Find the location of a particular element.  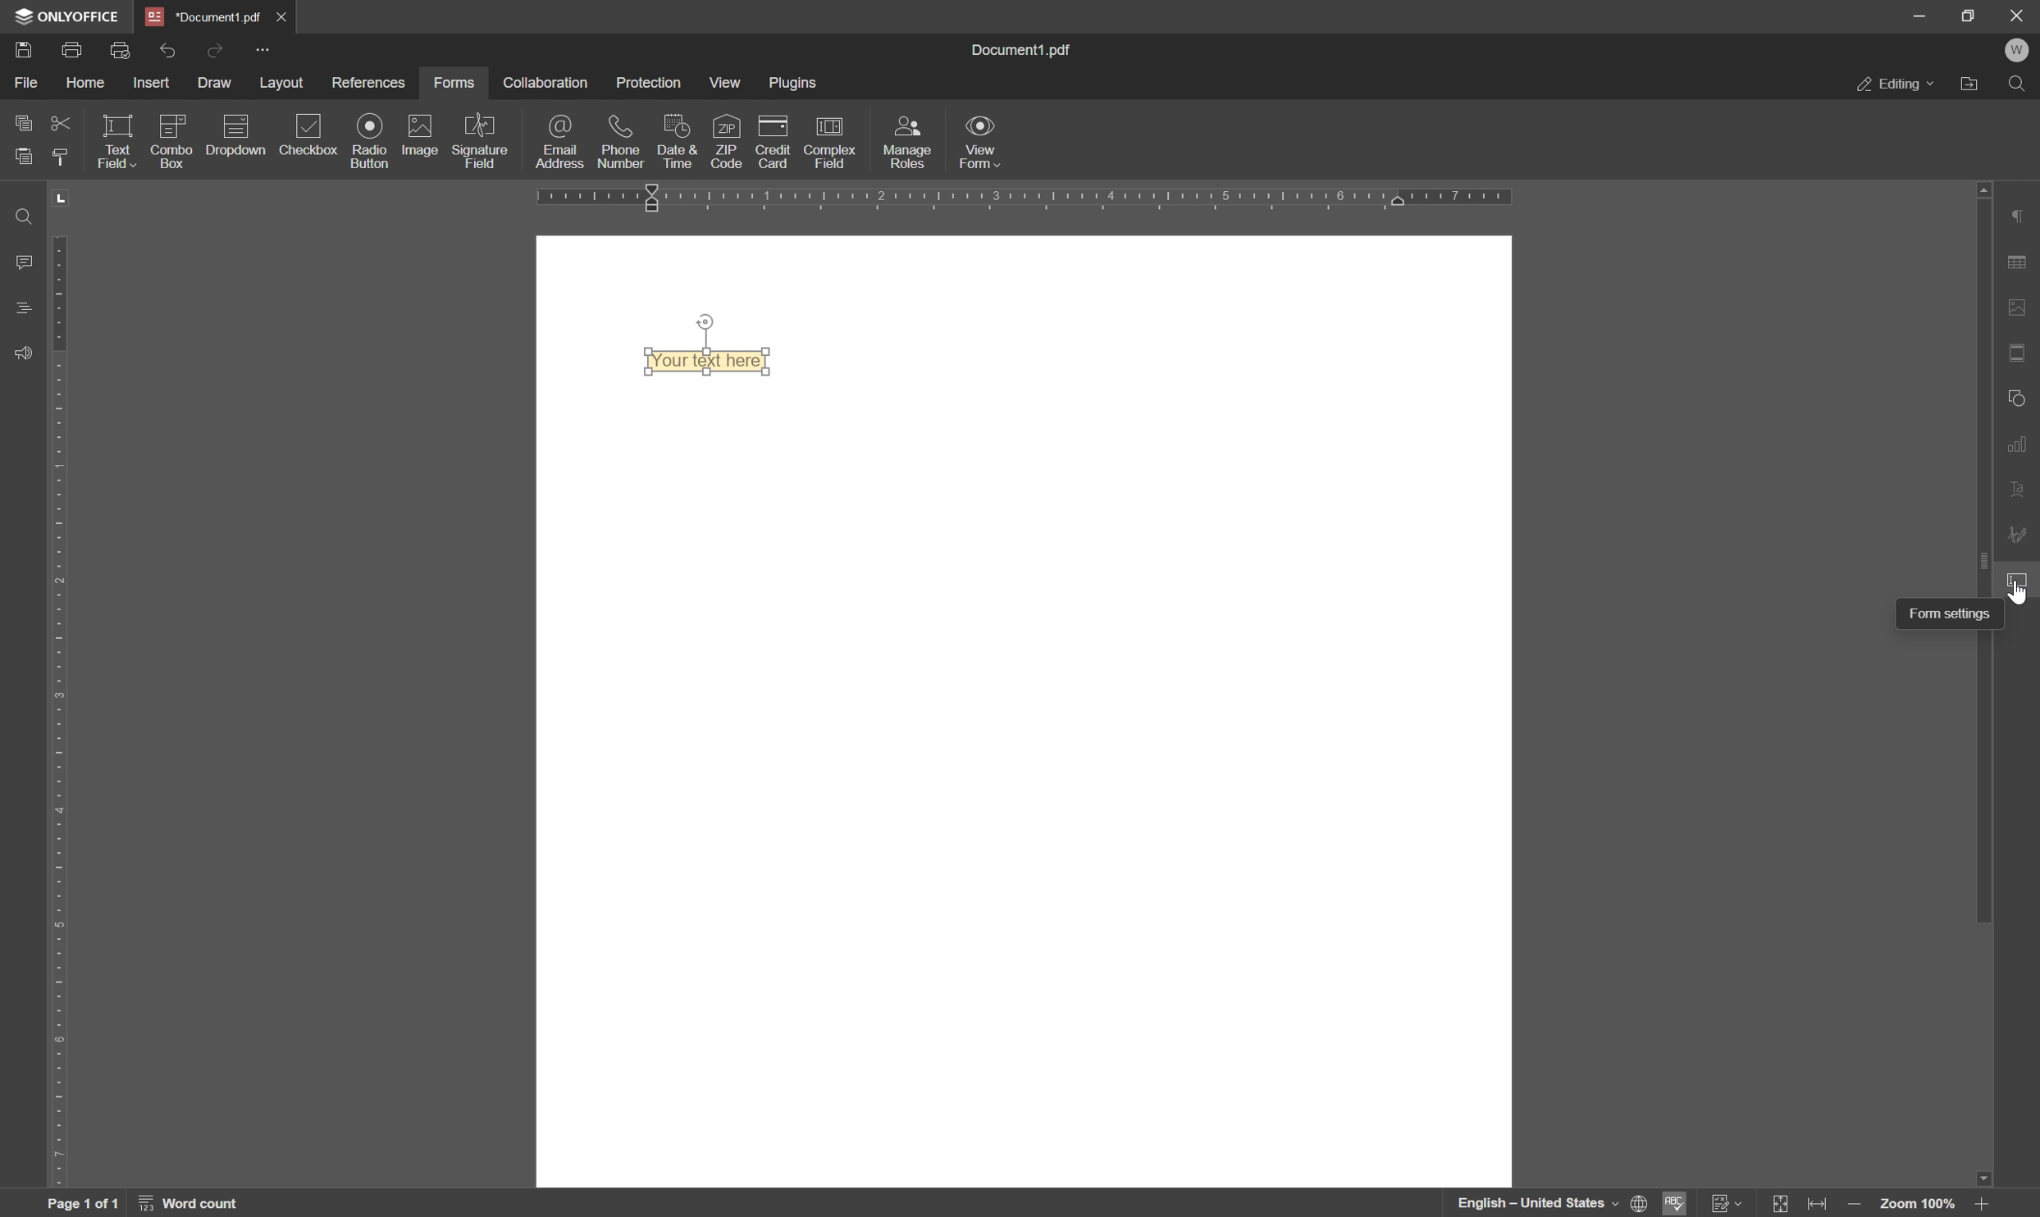

cut is located at coordinates (56, 125).